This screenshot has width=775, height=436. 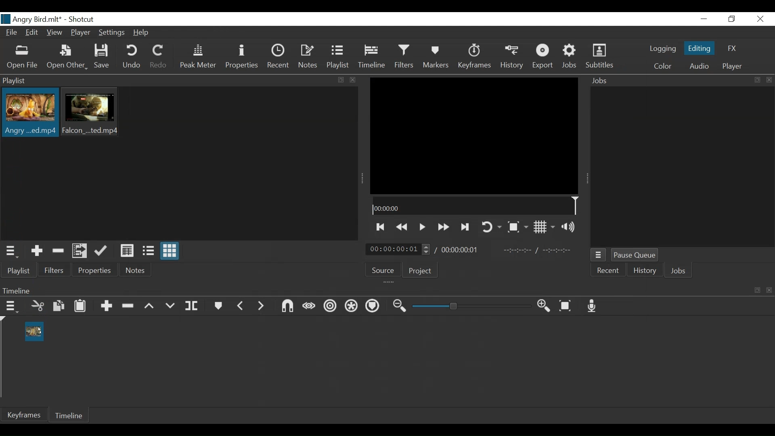 I want to click on Toggle play or pause, so click(x=423, y=227).